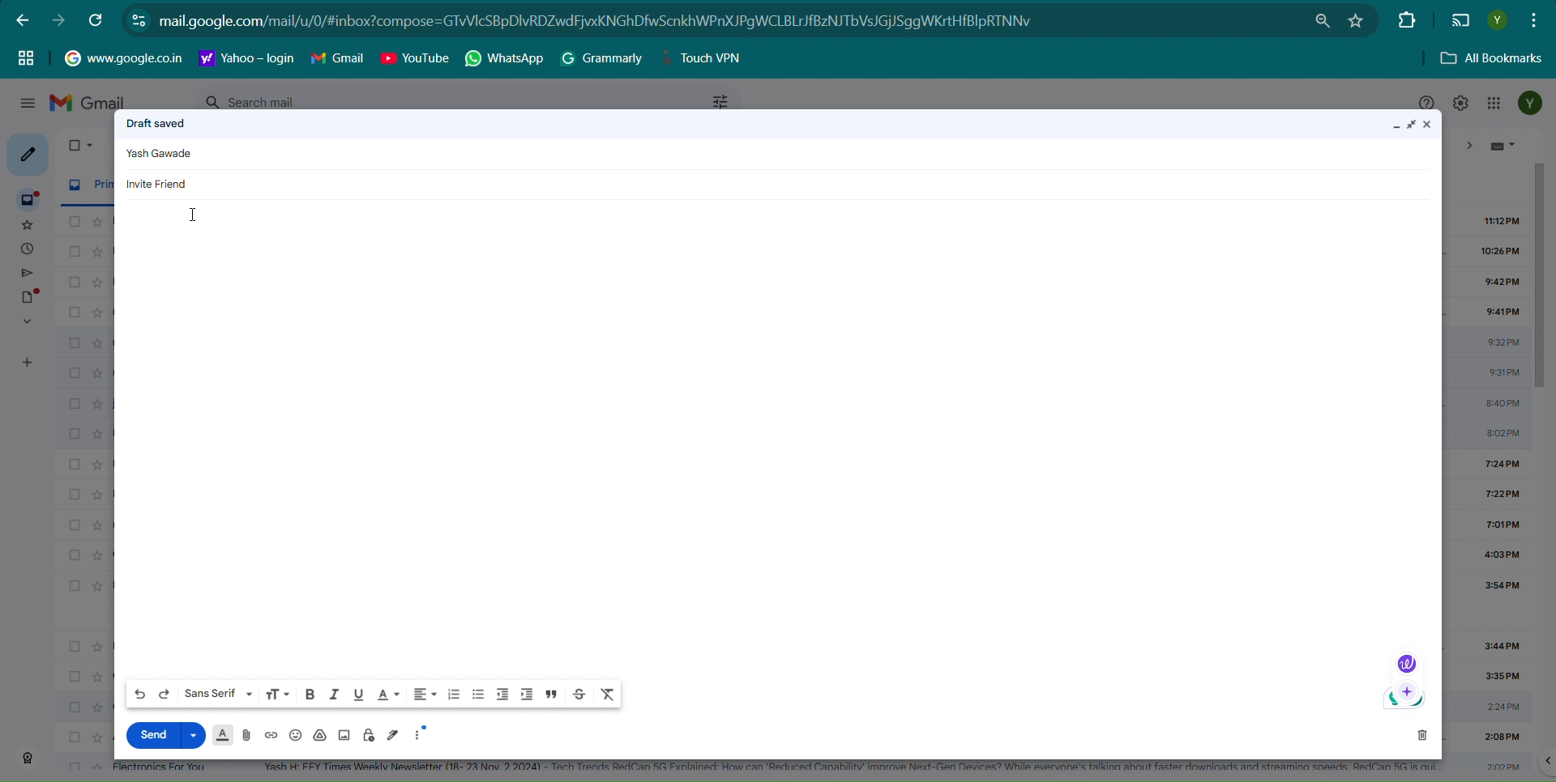  What do you see at coordinates (415, 58) in the screenshot?
I see `Youtube` at bounding box center [415, 58].